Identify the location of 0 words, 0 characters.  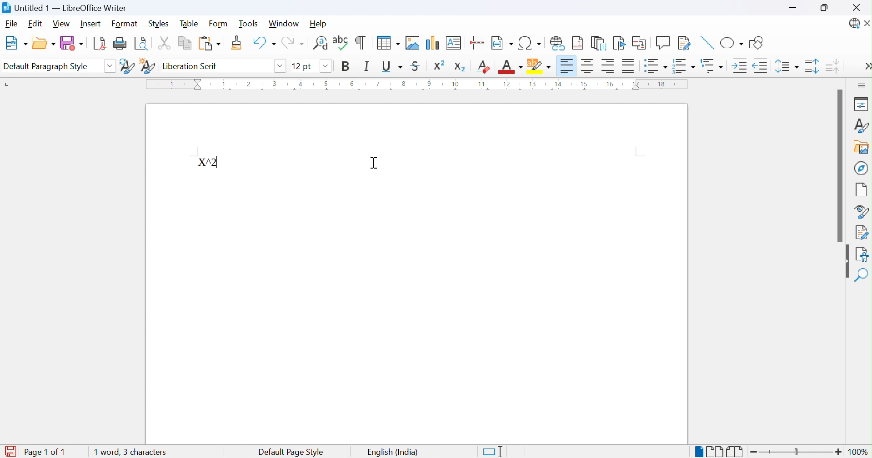
(130, 452).